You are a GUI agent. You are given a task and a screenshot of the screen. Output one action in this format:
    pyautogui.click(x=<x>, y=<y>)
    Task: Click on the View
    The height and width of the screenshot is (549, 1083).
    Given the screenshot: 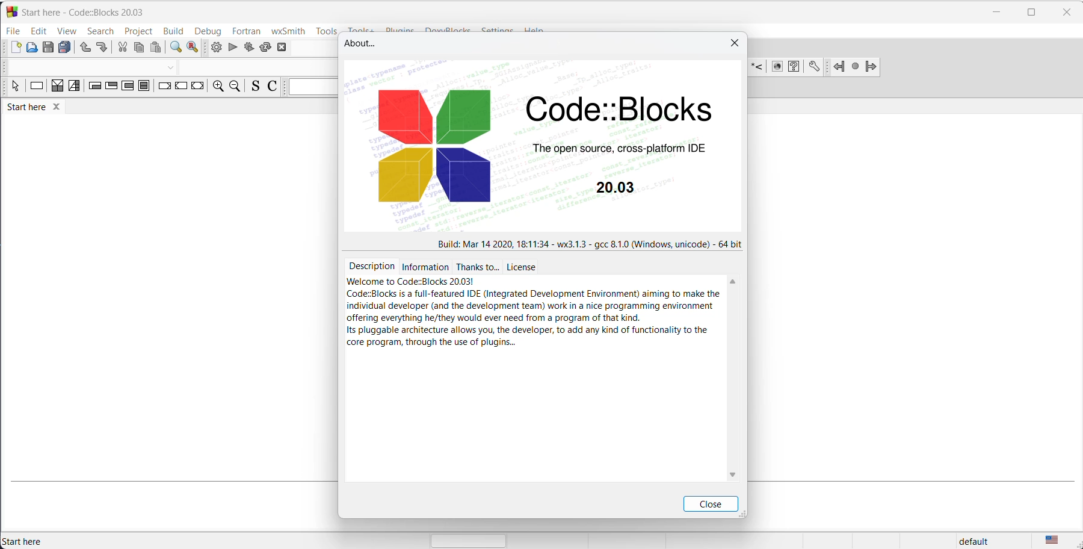 What is the action you would take?
    pyautogui.click(x=68, y=31)
    